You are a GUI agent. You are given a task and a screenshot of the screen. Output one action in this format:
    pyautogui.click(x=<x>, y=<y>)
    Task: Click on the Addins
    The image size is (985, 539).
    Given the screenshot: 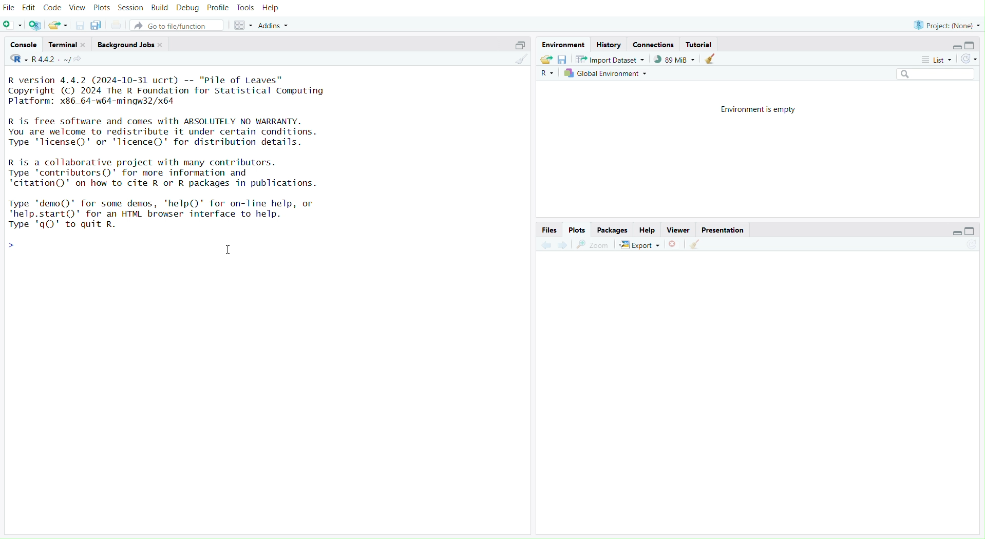 What is the action you would take?
    pyautogui.click(x=274, y=24)
    